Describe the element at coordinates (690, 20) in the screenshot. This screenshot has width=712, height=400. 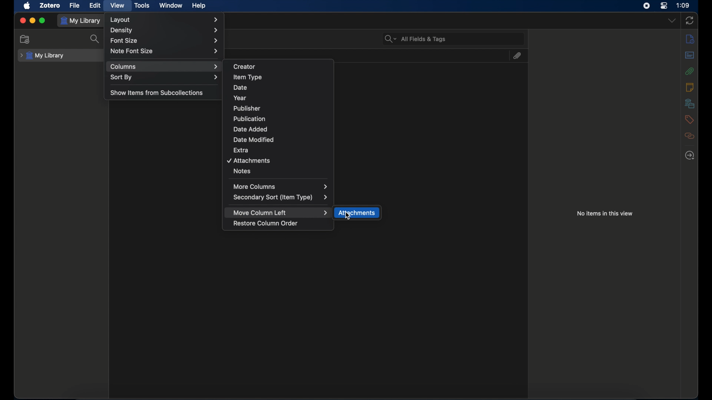
I see `sync` at that location.